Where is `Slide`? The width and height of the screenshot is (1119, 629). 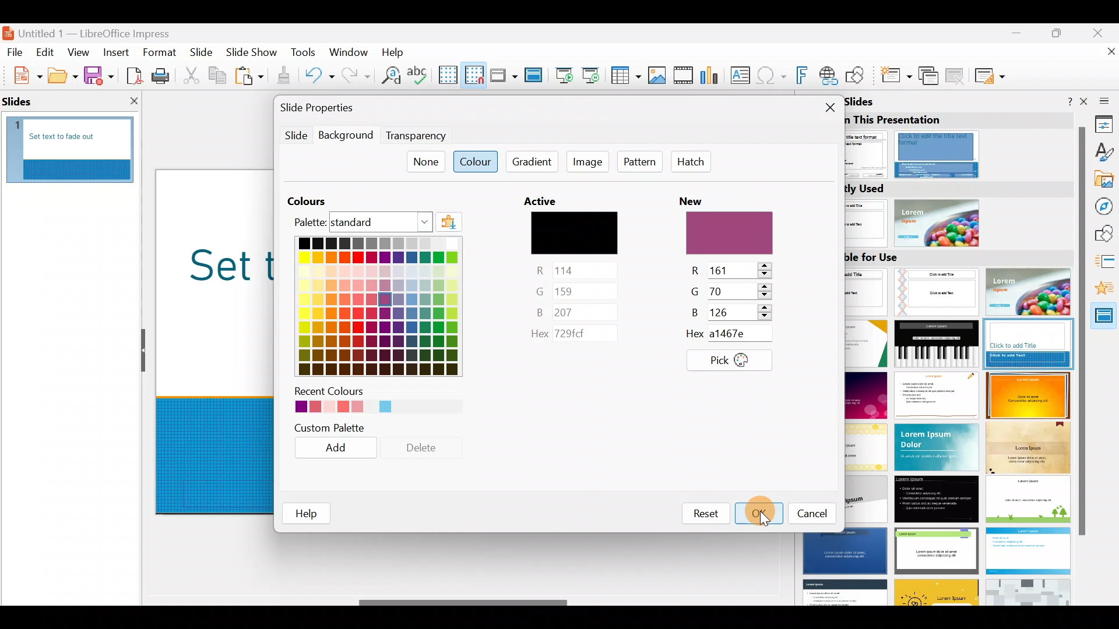
Slide is located at coordinates (293, 136).